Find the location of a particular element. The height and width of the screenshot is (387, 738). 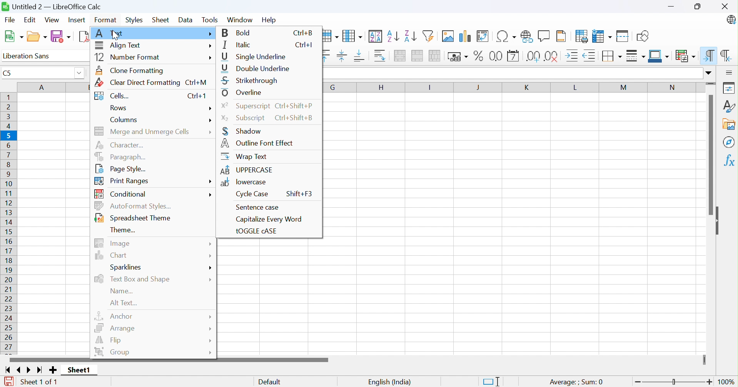

Scroll to last sheet is located at coordinates (39, 371).